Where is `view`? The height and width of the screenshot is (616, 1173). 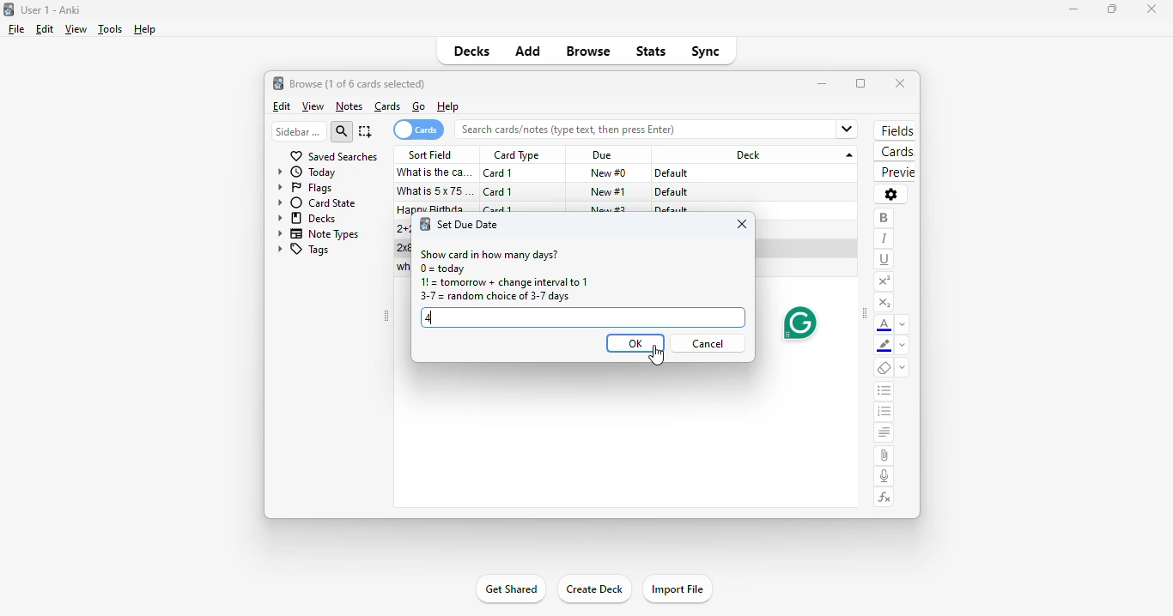 view is located at coordinates (313, 106).